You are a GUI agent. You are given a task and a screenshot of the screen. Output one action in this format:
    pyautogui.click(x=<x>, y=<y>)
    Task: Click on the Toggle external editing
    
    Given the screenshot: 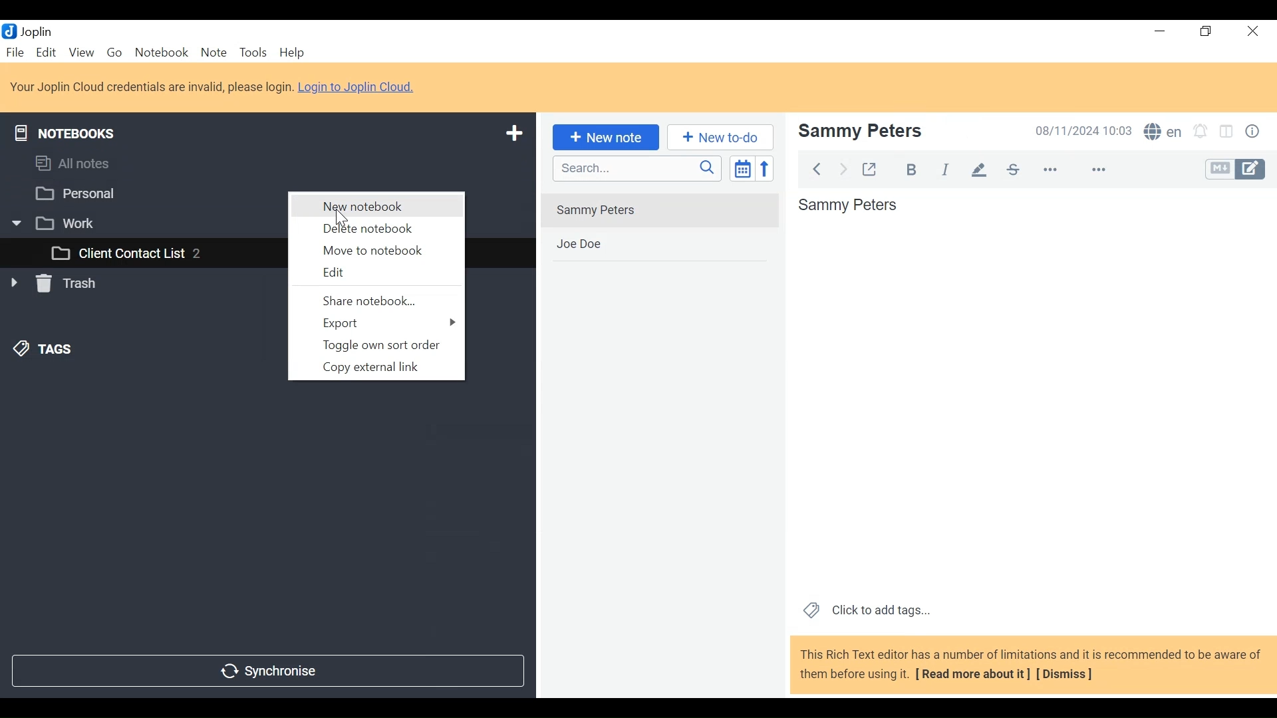 What is the action you would take?
    pyautogui.click(x=871, y=168)
    